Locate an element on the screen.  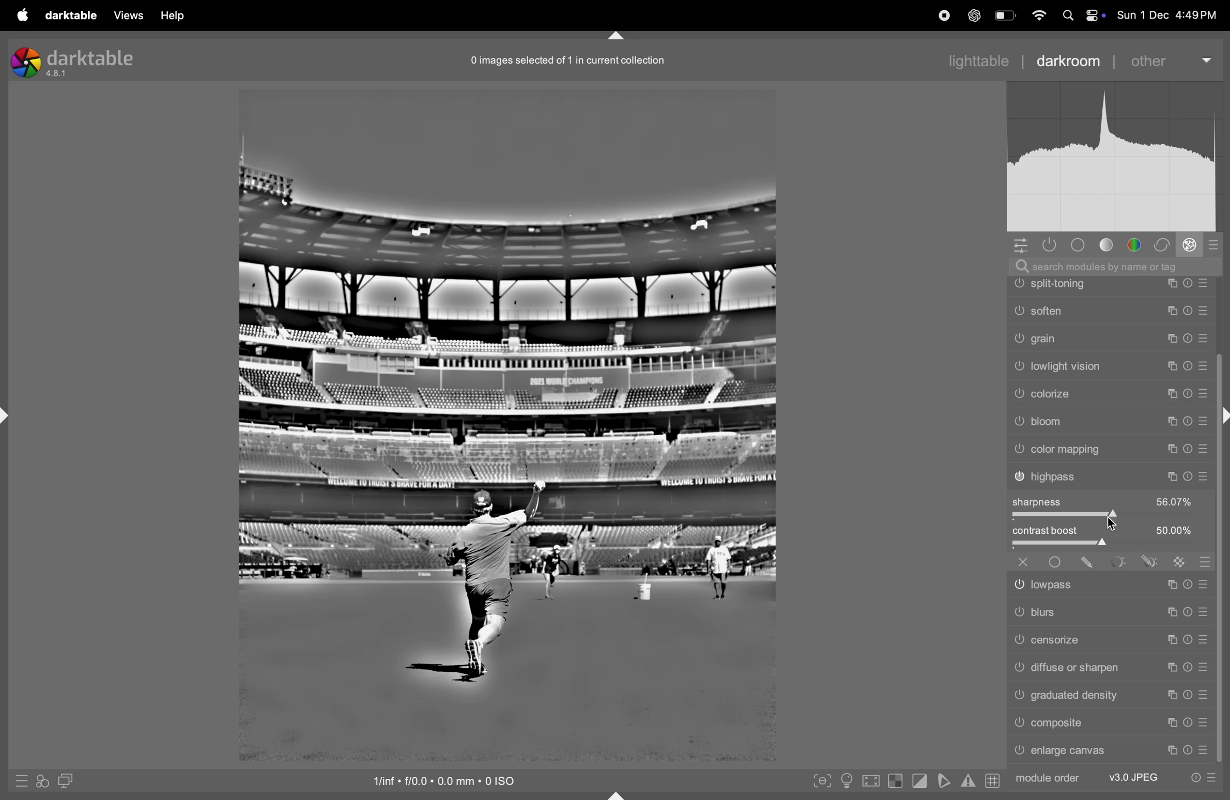
image is located at coordinates (506, 423).